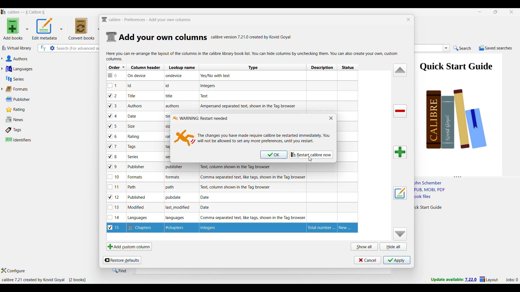  I want to click on checkbox - 0, so click(113, 75).